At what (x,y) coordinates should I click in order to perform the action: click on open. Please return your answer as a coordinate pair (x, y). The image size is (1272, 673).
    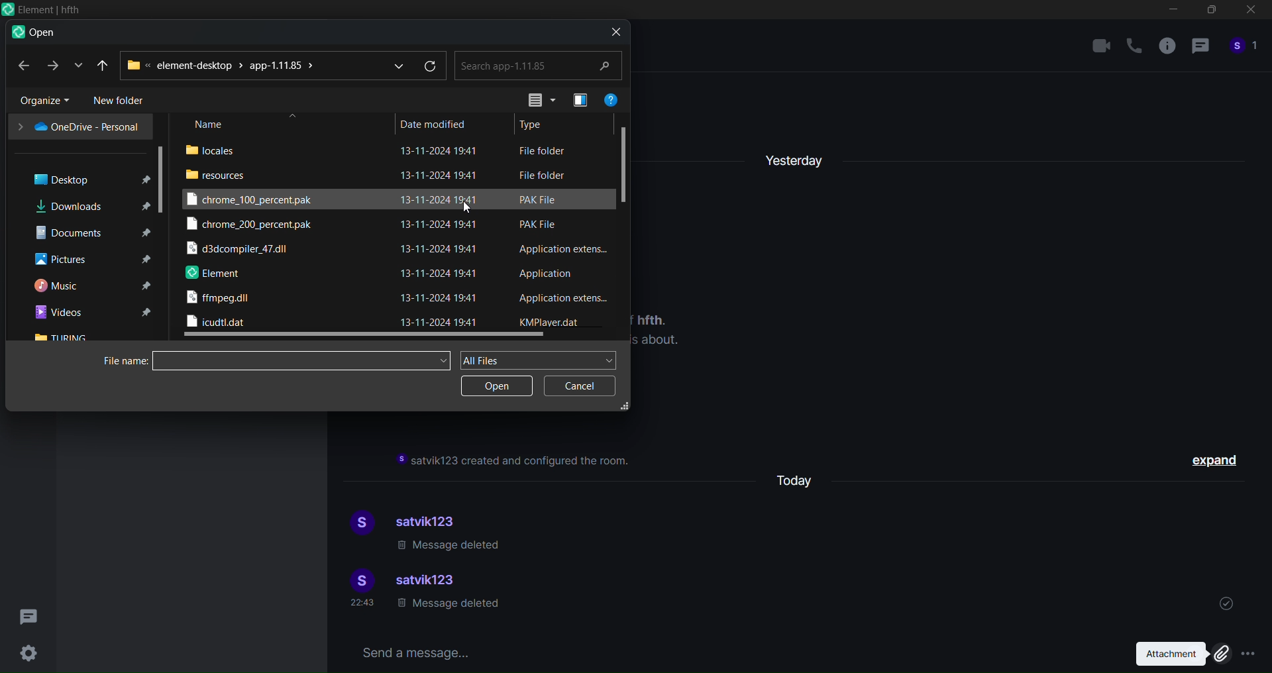
    Looking at the image, I should click on (33, 33).